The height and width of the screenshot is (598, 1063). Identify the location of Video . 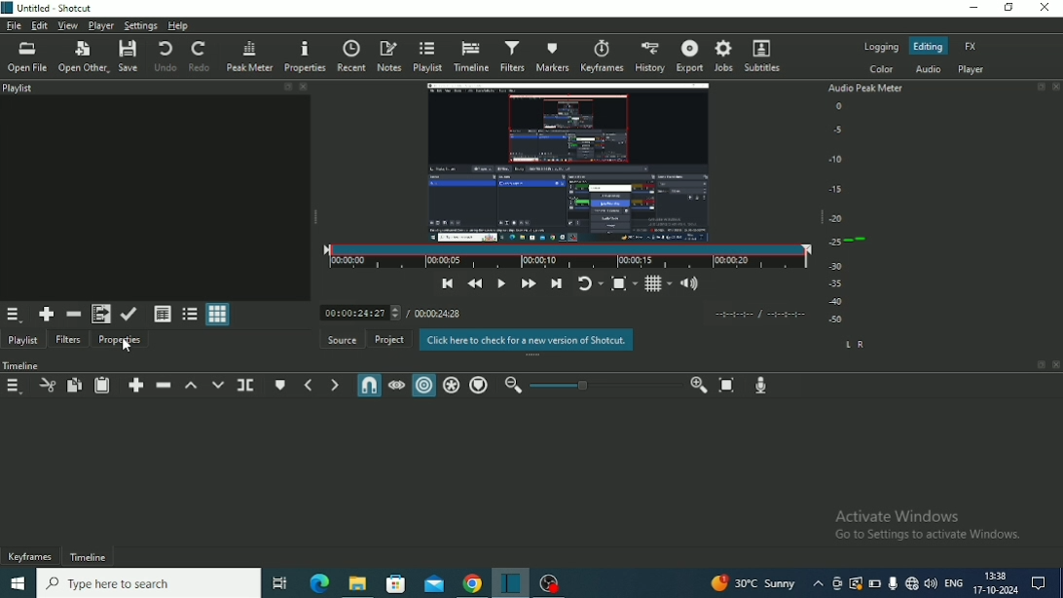
(568, 162).